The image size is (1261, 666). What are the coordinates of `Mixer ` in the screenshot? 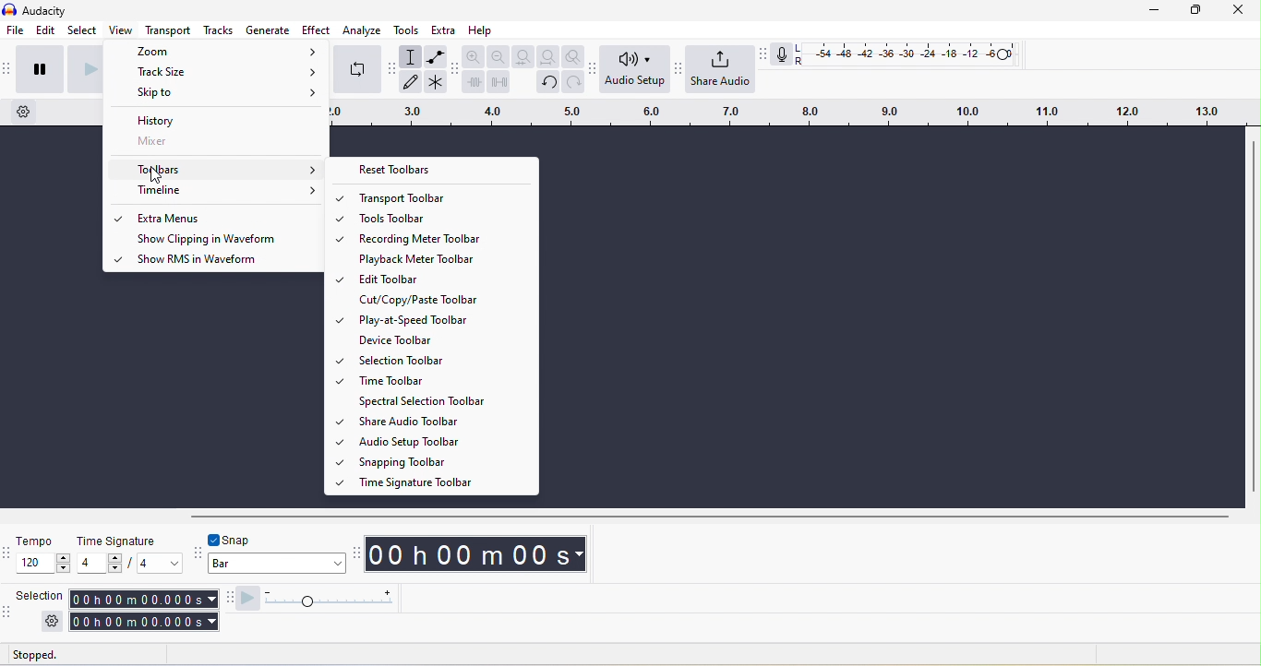 It's located at (216, 141).